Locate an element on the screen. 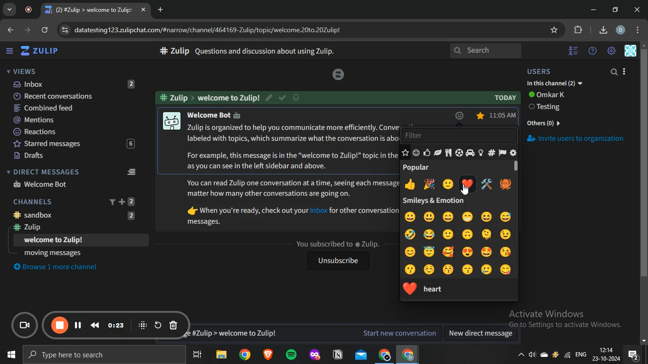 Image resolution: width=648 pixels, height=364 pixels. inbox is located at coordinates (73, 84).